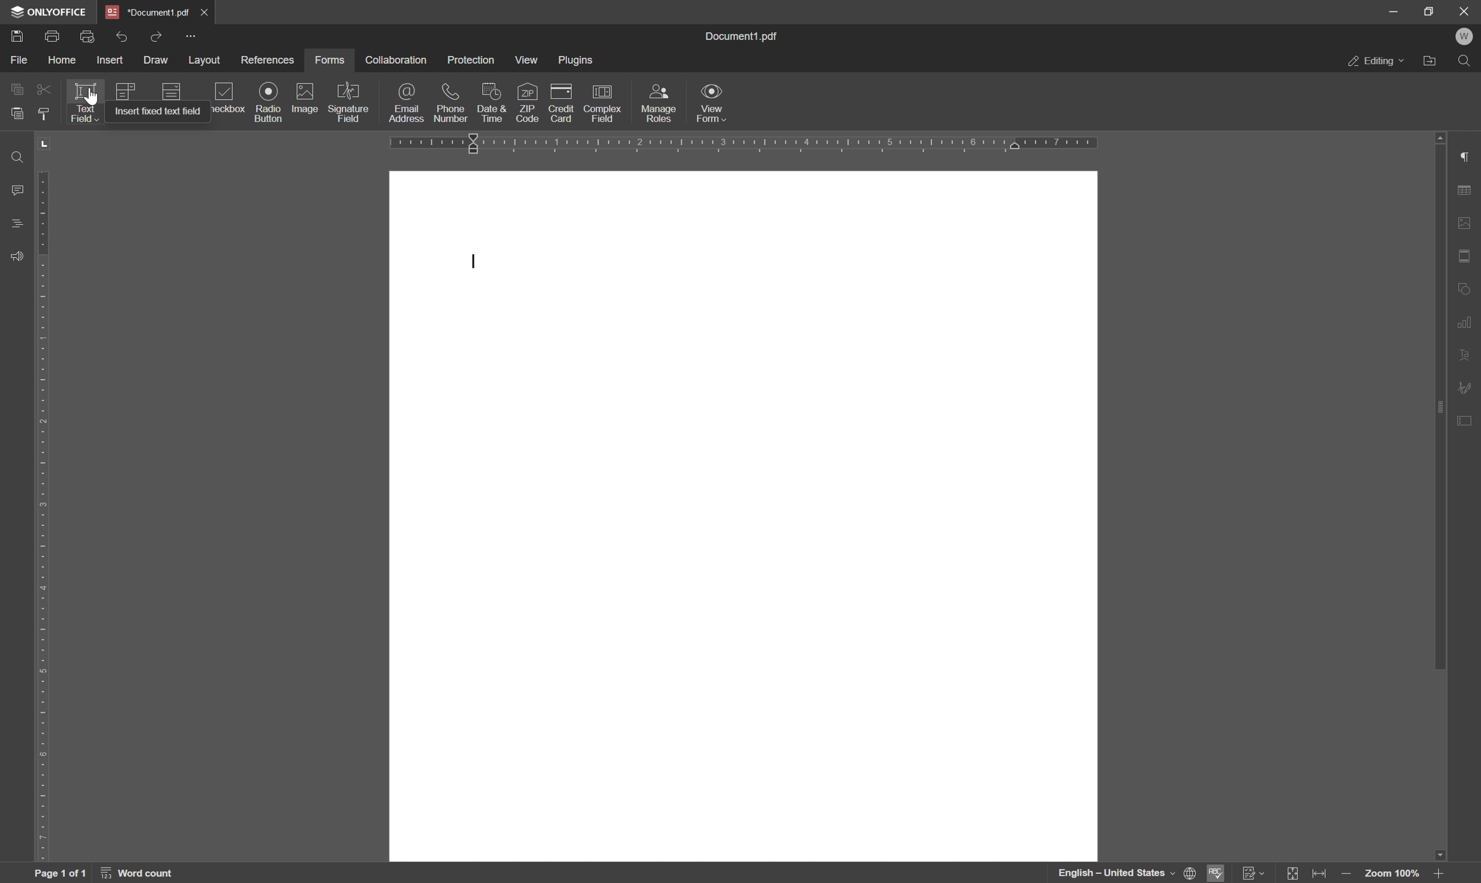  Describe the element at coordinates (63, 62) in the screenshot. I see `home` at that location.